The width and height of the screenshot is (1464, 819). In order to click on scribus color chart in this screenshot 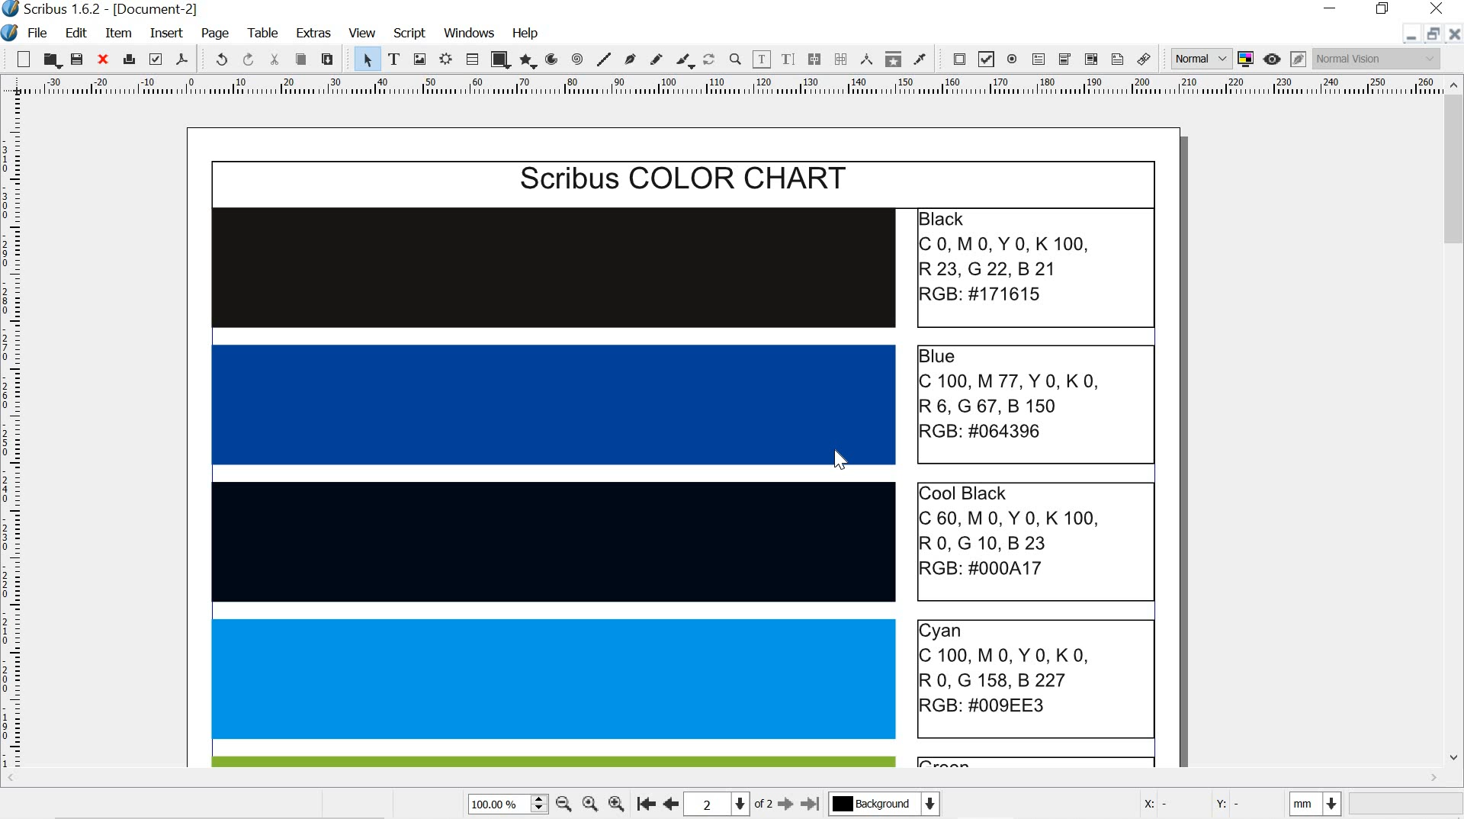, I will do `click(681, 179)`.